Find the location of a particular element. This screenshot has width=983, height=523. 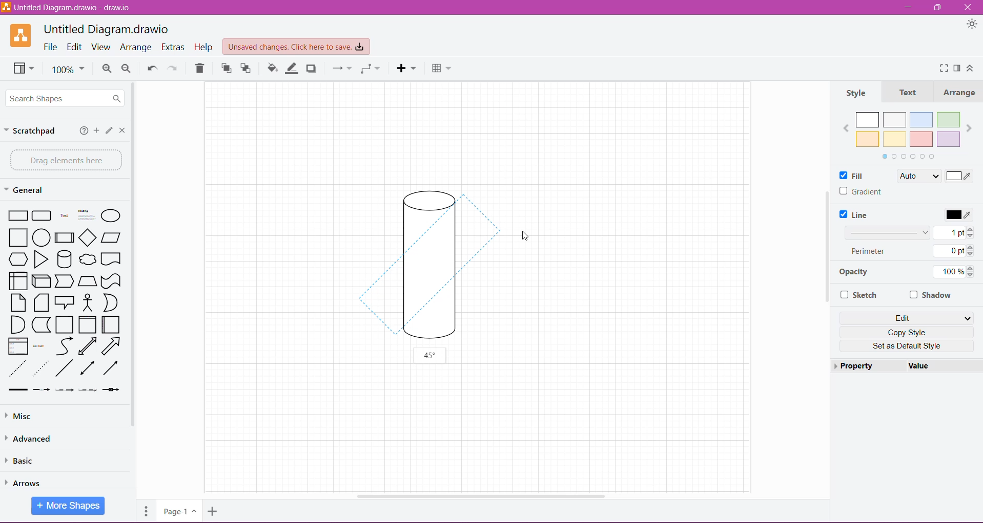

File is located at coordinates (51, 48).